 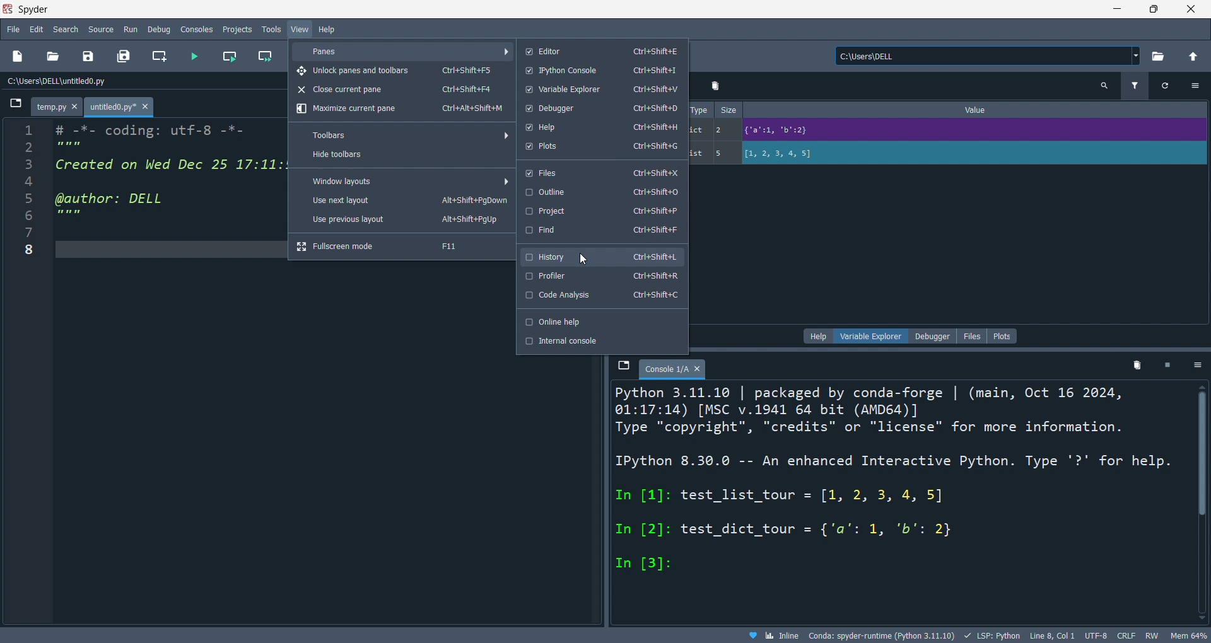 I want to click on 5, so click(x=723, y=153).